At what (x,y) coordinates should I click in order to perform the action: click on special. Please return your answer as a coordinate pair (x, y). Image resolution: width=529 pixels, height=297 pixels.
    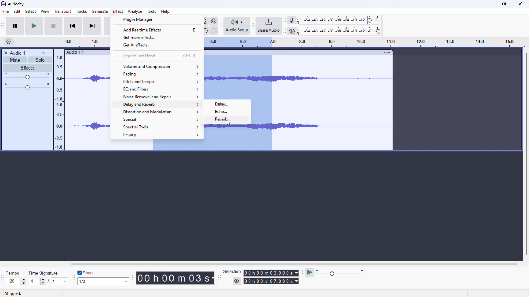
    Looking at the image, I should click on (157, 119).